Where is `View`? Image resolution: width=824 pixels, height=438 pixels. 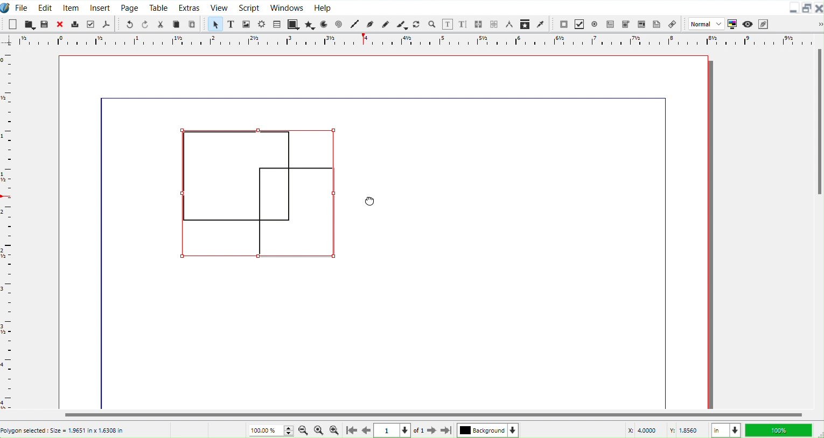 View is located at coordinates (218, 7).